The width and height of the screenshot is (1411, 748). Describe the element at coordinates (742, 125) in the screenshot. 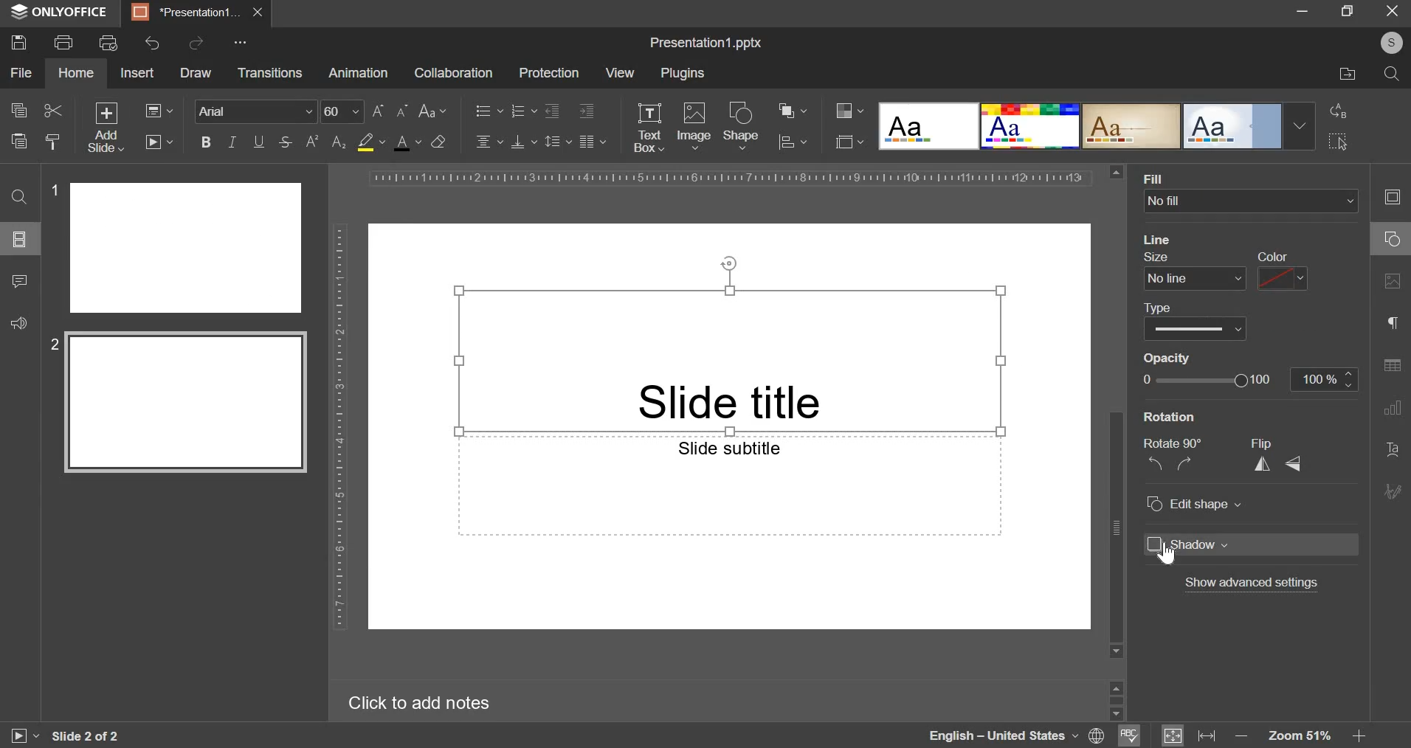

I see `shape` at that location.